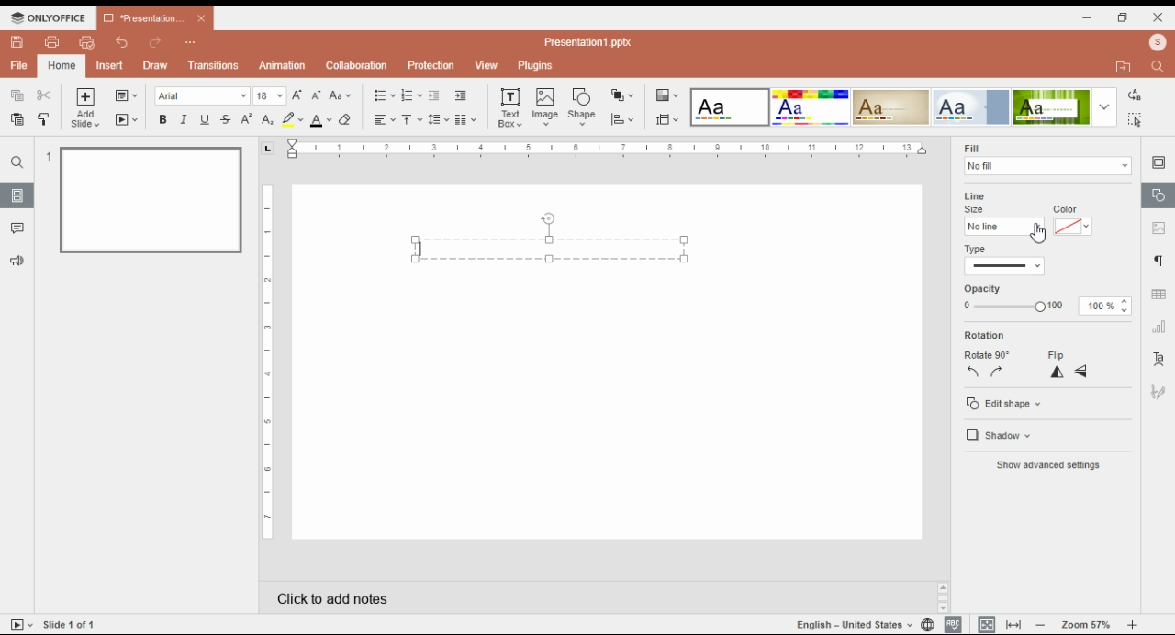 This screenshot has height=635, width=1175. I want to click on flip vertically, so click(1082, 372).